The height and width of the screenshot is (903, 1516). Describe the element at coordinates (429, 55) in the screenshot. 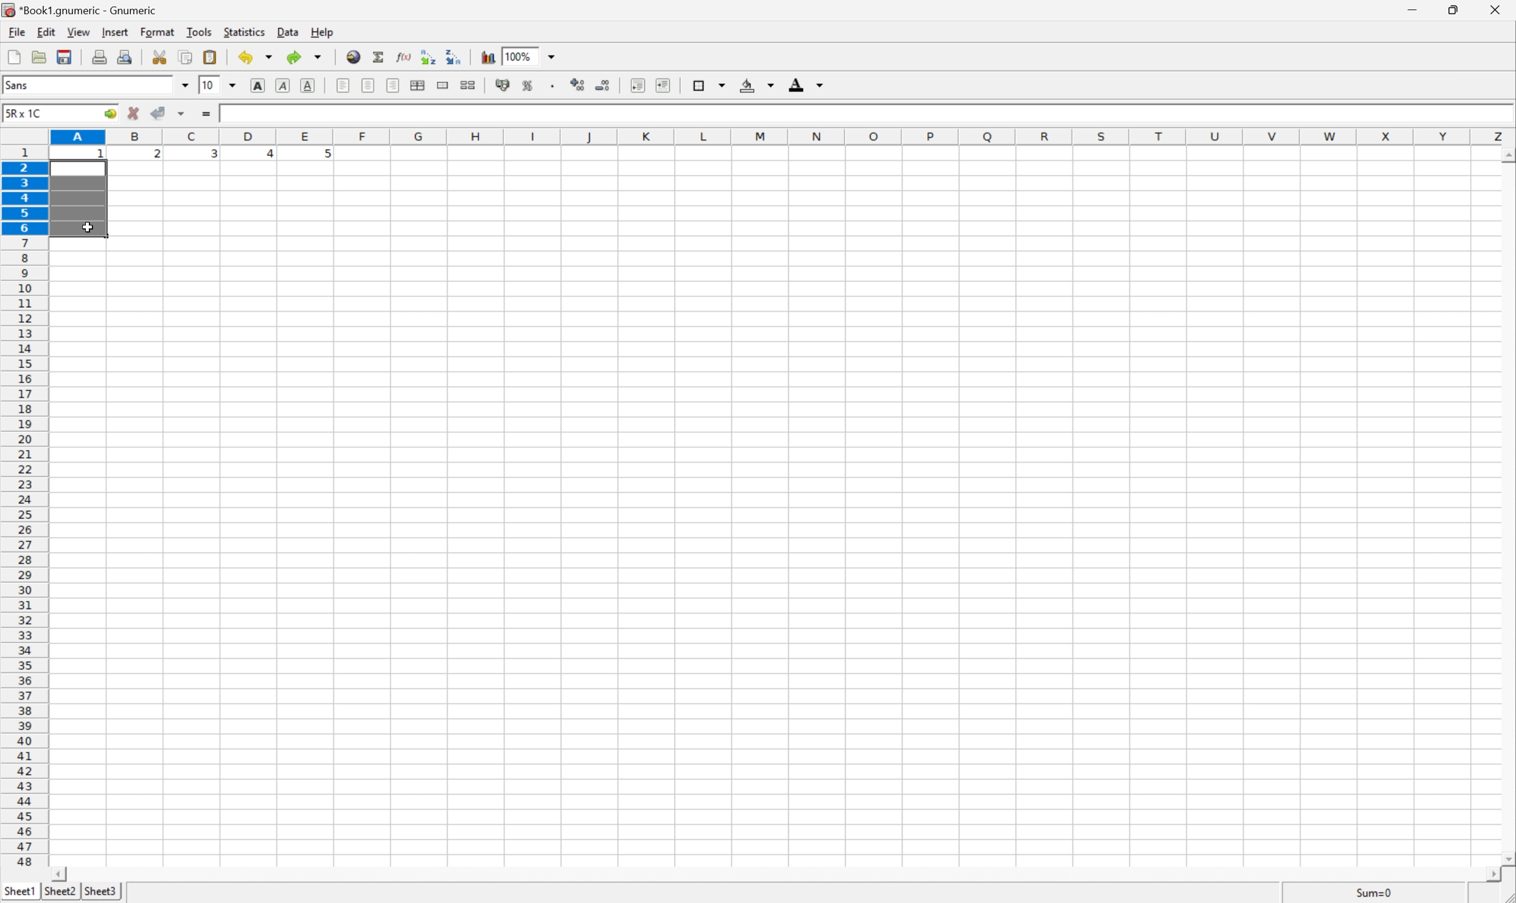

I see `Sort the selected region in ascending order based on the first column selected` at that location.